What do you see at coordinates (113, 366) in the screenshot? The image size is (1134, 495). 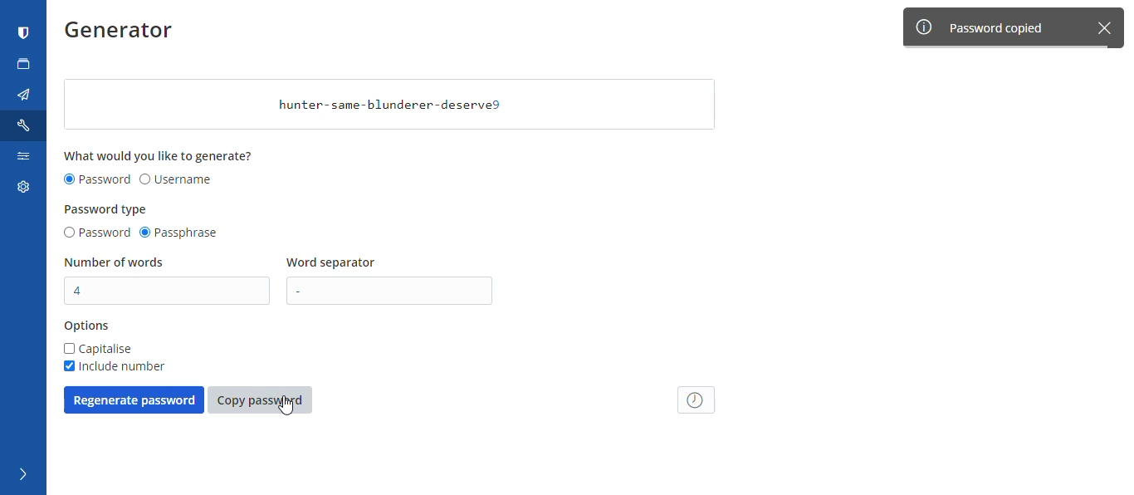 I see `include number` at bounding box center [113, 366].